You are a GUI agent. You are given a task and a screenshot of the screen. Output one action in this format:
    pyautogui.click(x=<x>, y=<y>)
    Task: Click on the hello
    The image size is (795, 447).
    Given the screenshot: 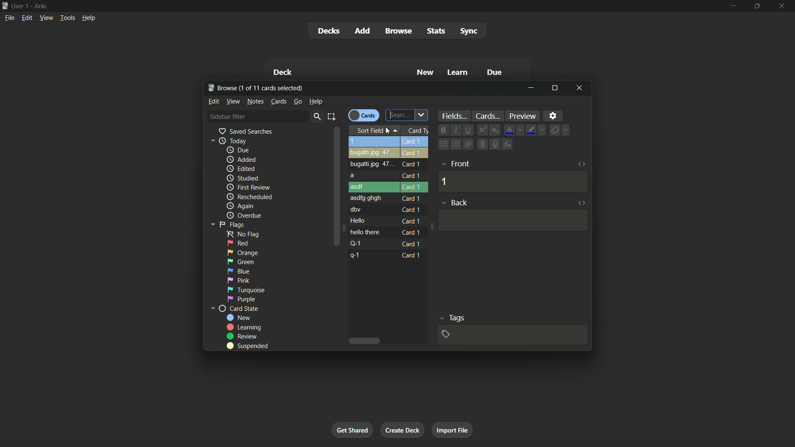 What is the action you would take?
    pyautogui.click(x=358, y=221)
    